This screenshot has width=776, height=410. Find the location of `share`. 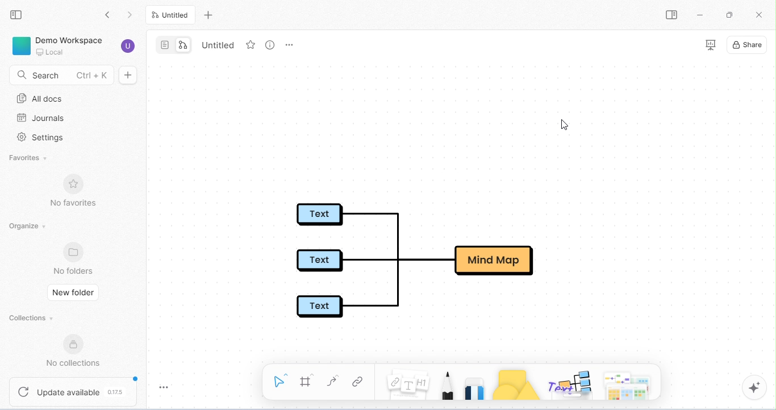

share is located at coordinates (748, 45).